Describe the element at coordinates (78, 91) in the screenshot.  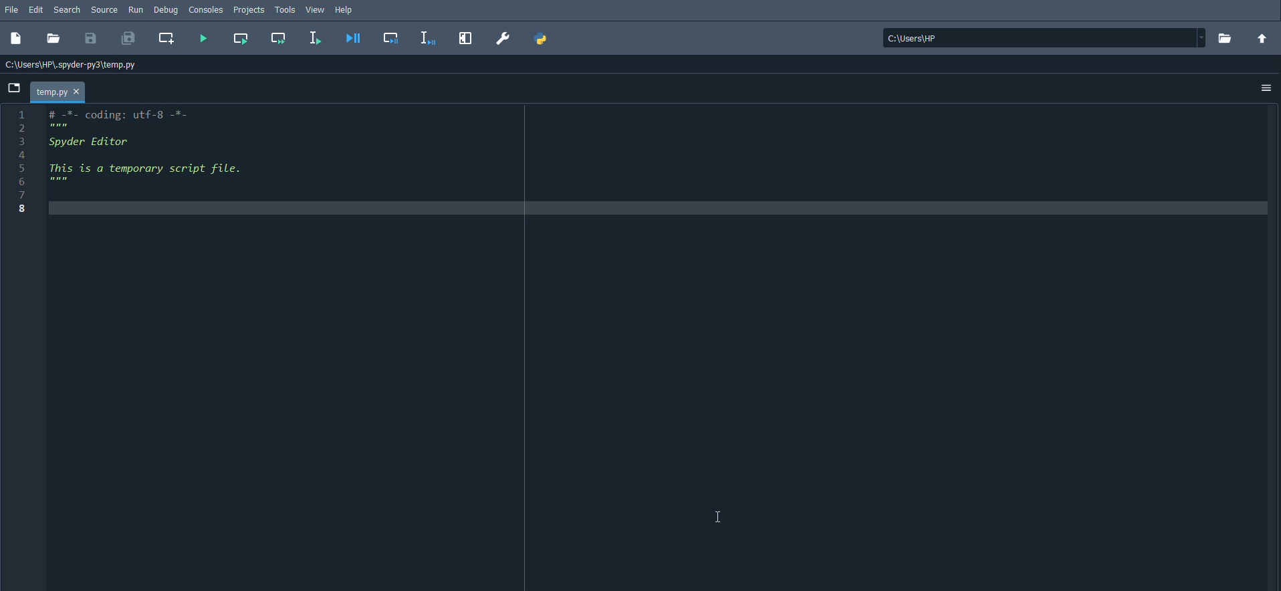
I see `close` at that location.